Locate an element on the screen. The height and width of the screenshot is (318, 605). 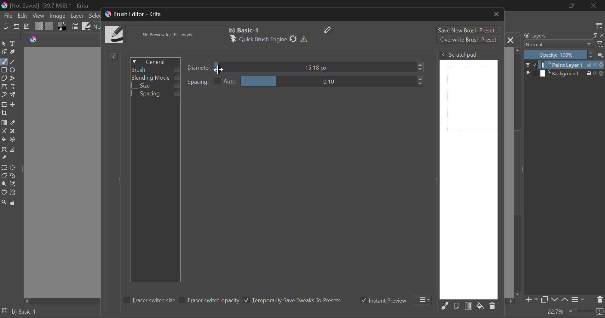
Ellipses is located at coordinates (14, 71).